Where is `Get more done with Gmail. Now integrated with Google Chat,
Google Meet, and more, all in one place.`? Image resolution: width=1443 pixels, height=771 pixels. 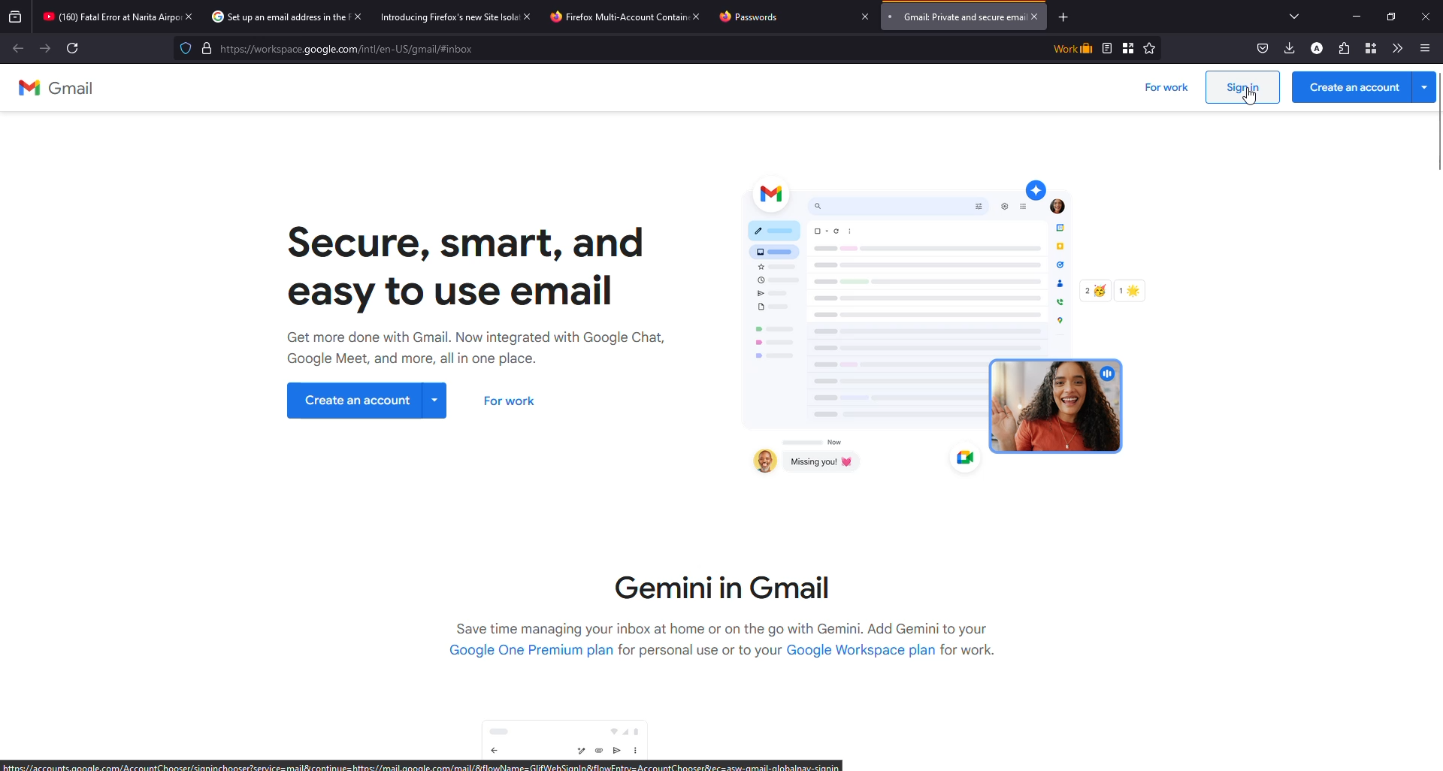
Get more done with Gmail. Now integrated with Google Chat,
Google Meet, and more, all in one place. is located at coordinates (479, 349).